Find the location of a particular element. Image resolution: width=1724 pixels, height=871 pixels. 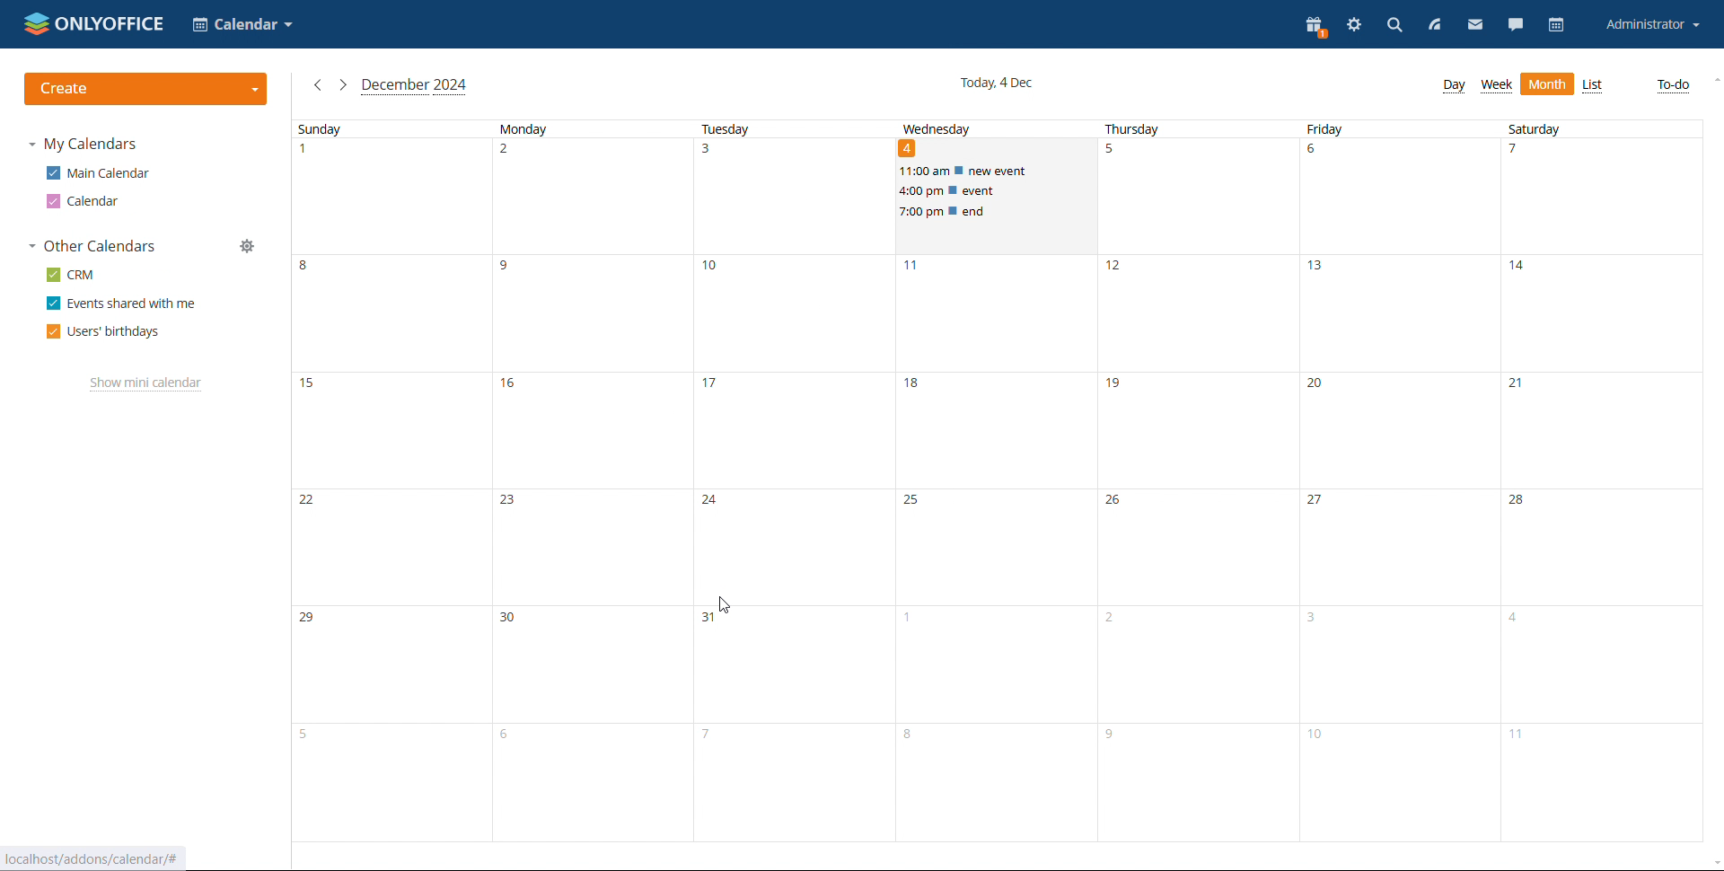

to-do is located at coordinates (1673, 86).